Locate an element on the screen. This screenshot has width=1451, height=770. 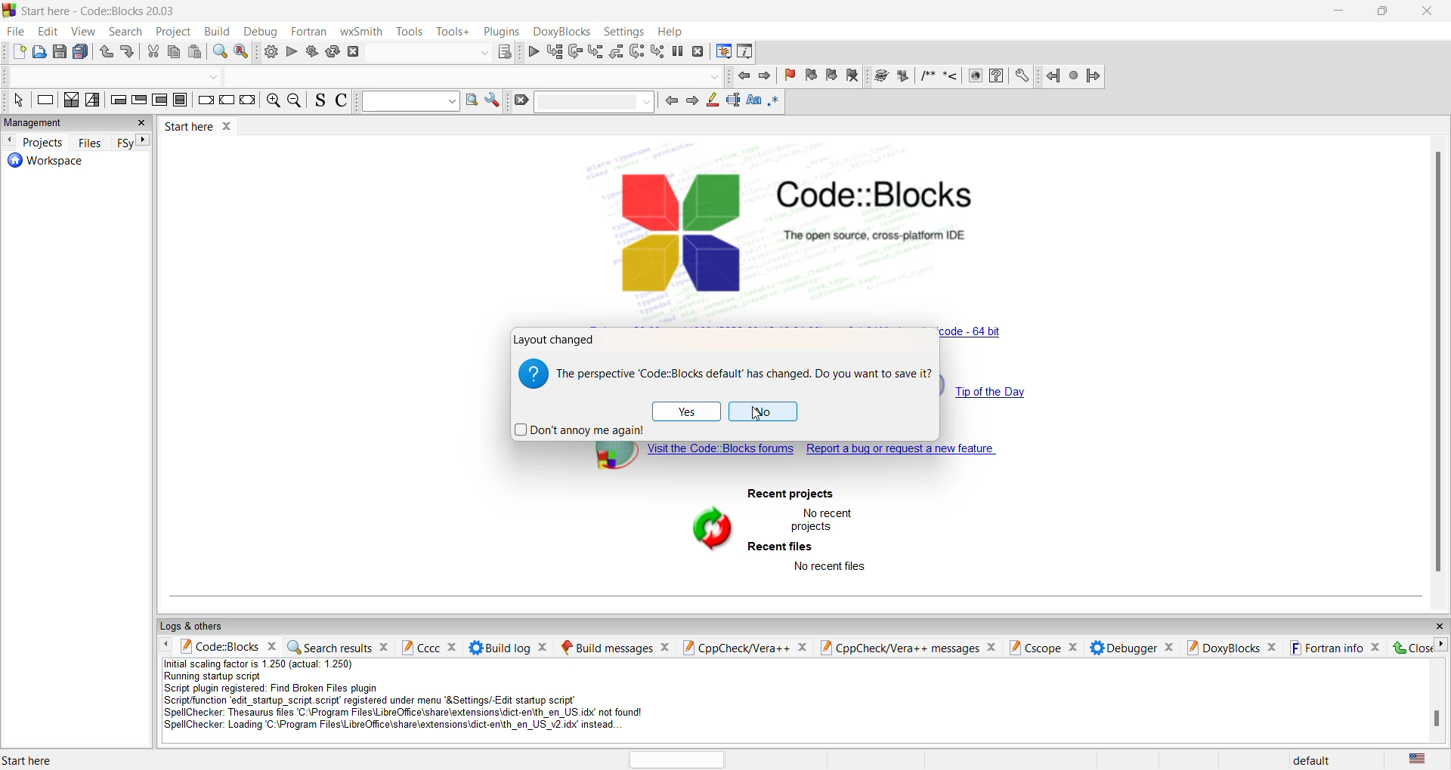
target dialog is located at coordinates (504, 50).